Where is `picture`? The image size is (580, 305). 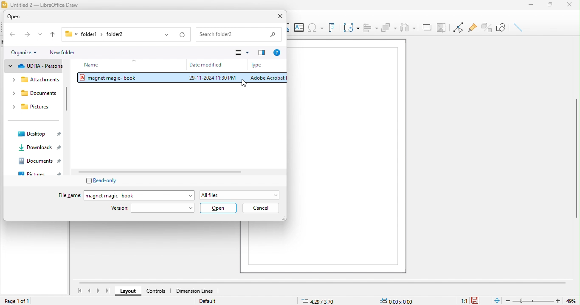 picture is located at coordinates (40, 173).